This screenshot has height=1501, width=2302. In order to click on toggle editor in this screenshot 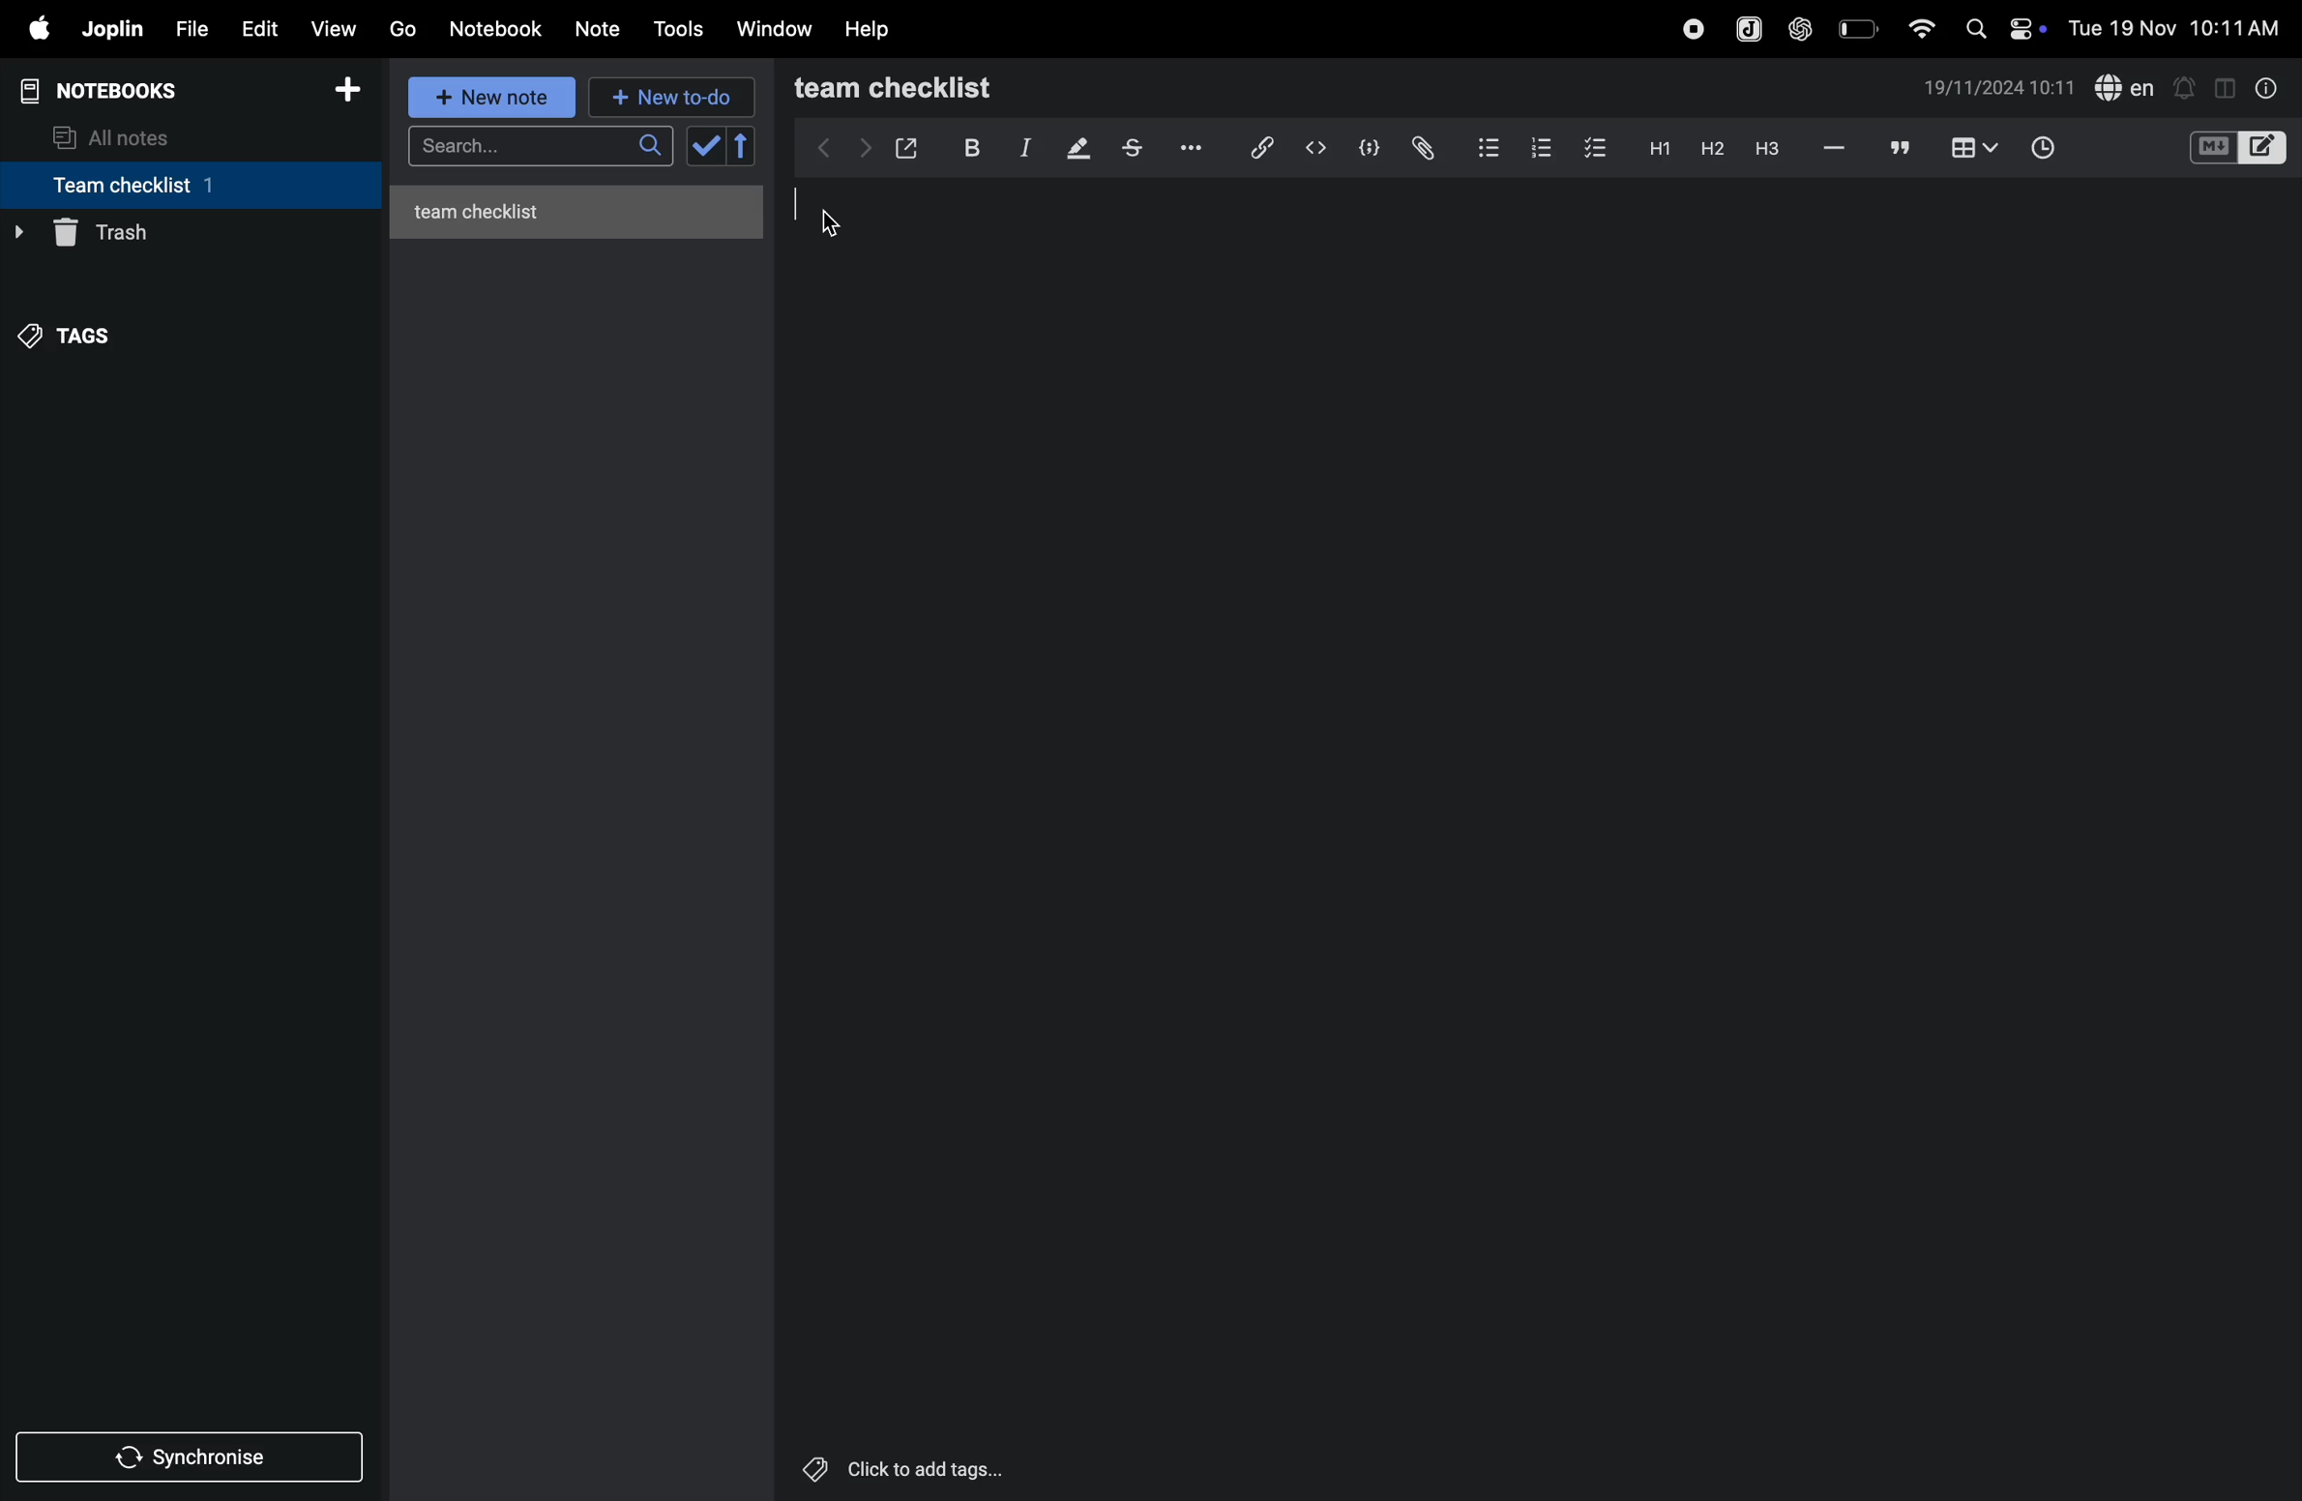, I will do `click(2218, 87)`.